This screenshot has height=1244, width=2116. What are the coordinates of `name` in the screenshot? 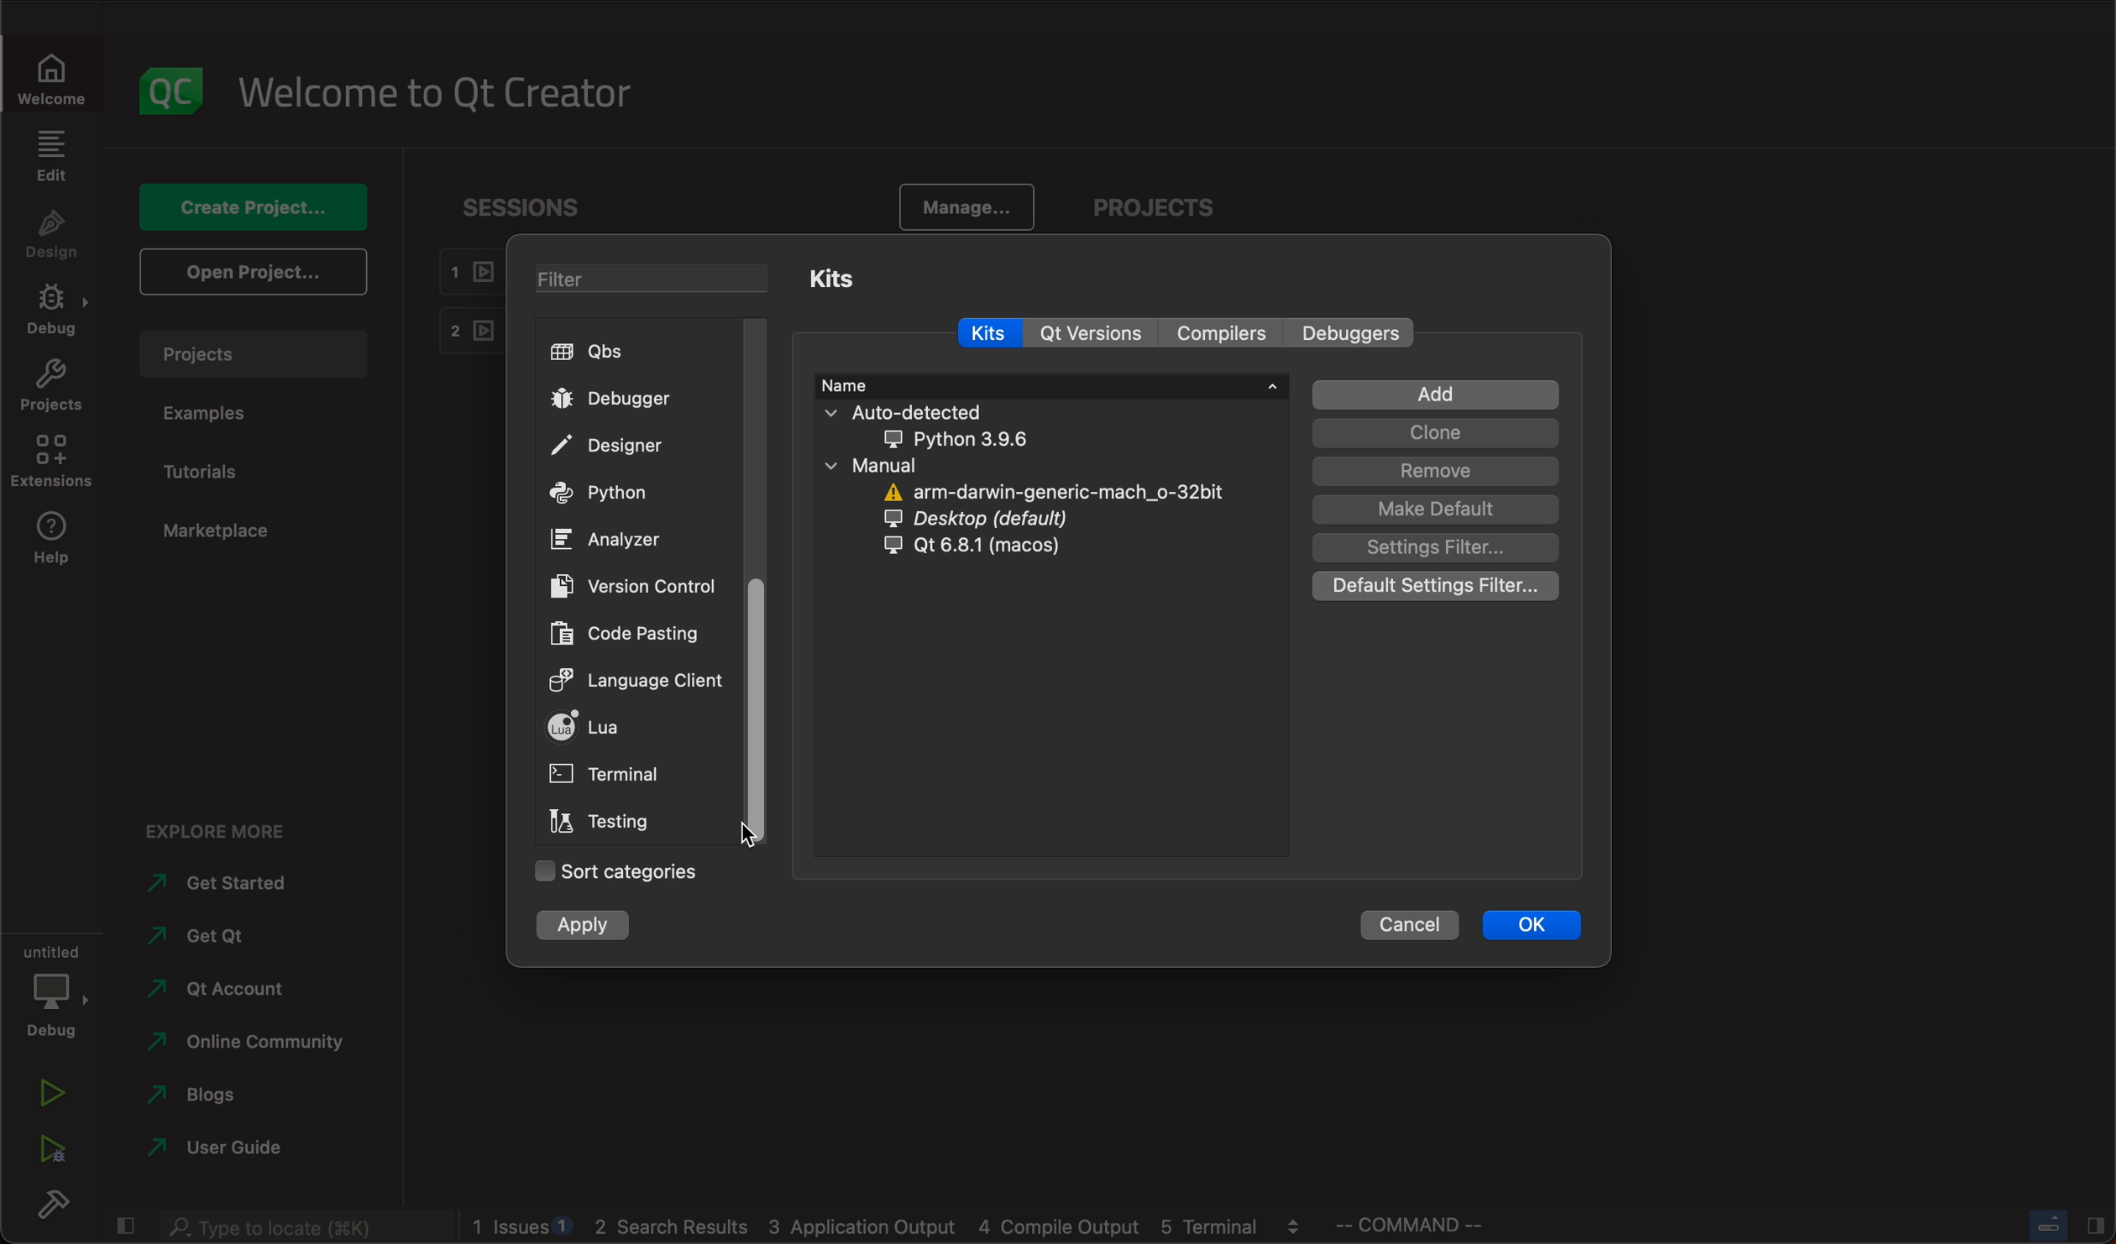 It's located at (1050, 385).